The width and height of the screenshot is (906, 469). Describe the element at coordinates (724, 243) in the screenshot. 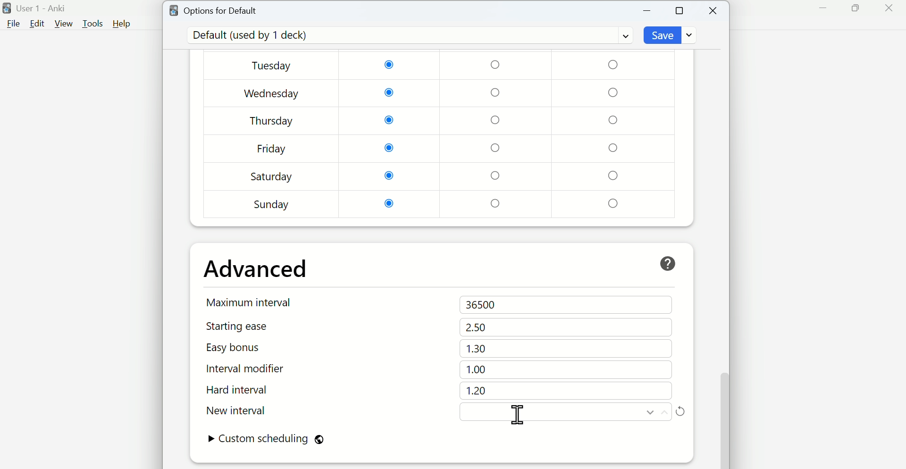

I see `Vertical scroll bar` at that location.